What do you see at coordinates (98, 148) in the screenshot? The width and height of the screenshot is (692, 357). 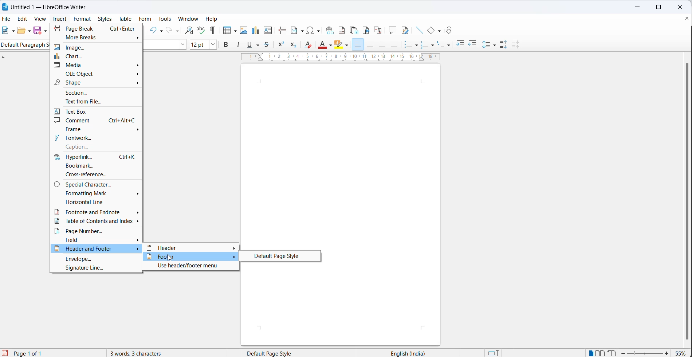 I see `caption` at bounding box center [98, 148].